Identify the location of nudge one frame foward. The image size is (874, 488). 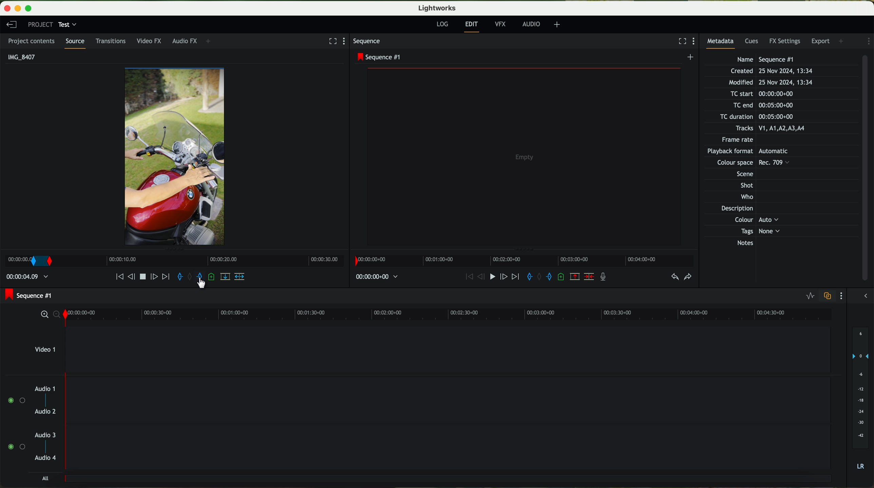
(502, 277).